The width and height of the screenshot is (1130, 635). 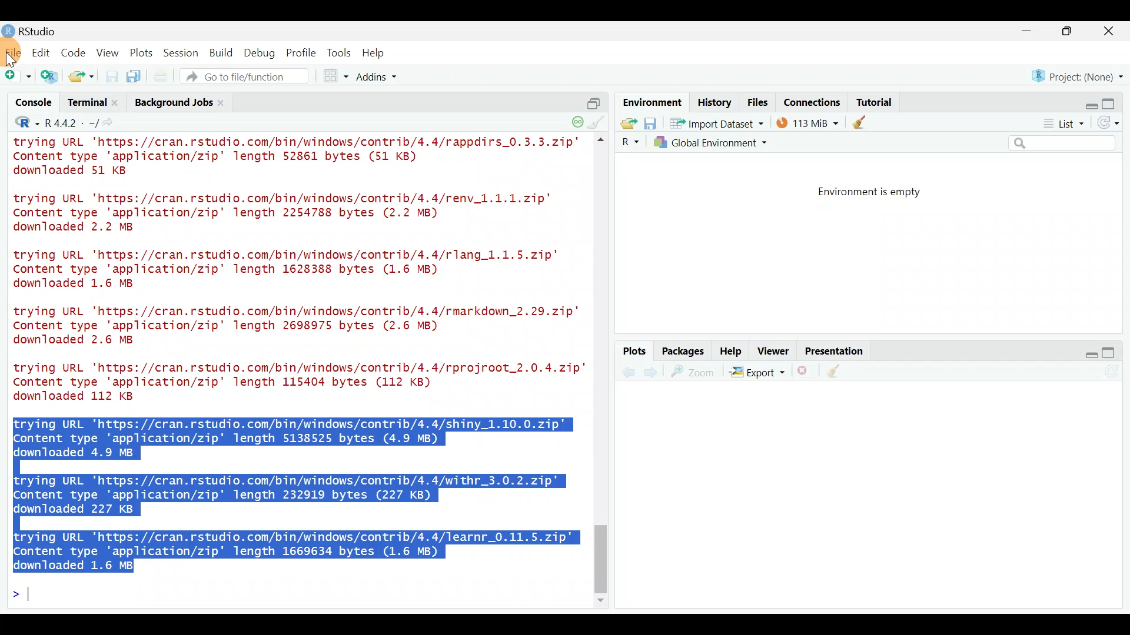 I want to click on Edit, so click(x=43, y=54).